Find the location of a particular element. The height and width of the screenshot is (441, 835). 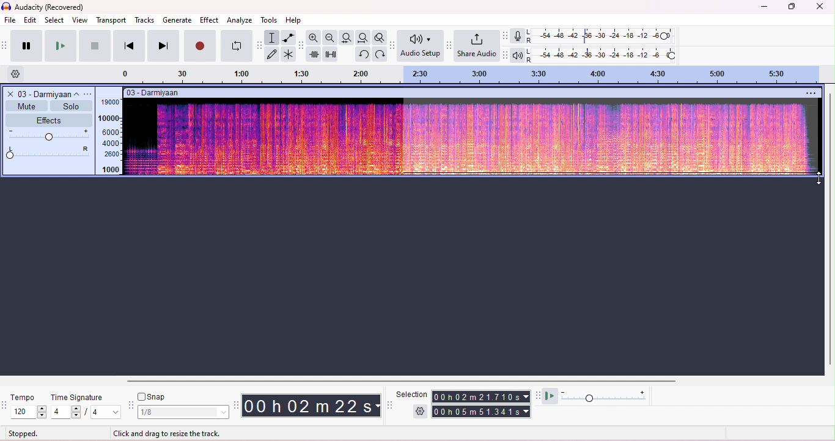

help is located at coordinates (295, 21).